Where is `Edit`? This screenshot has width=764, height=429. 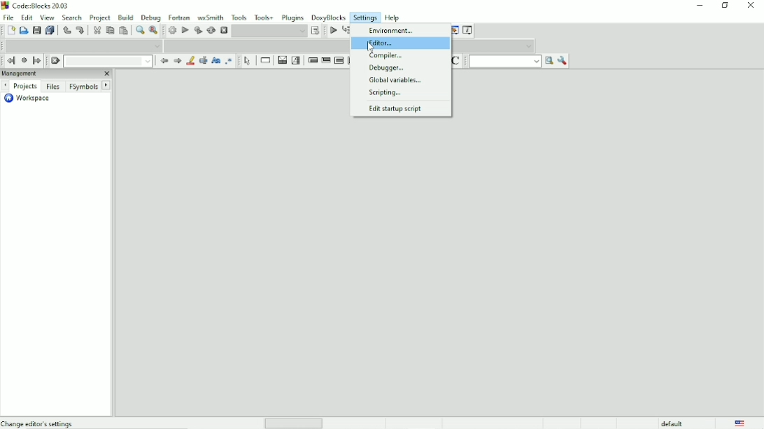
Edit is located at coordinates (27, 17).